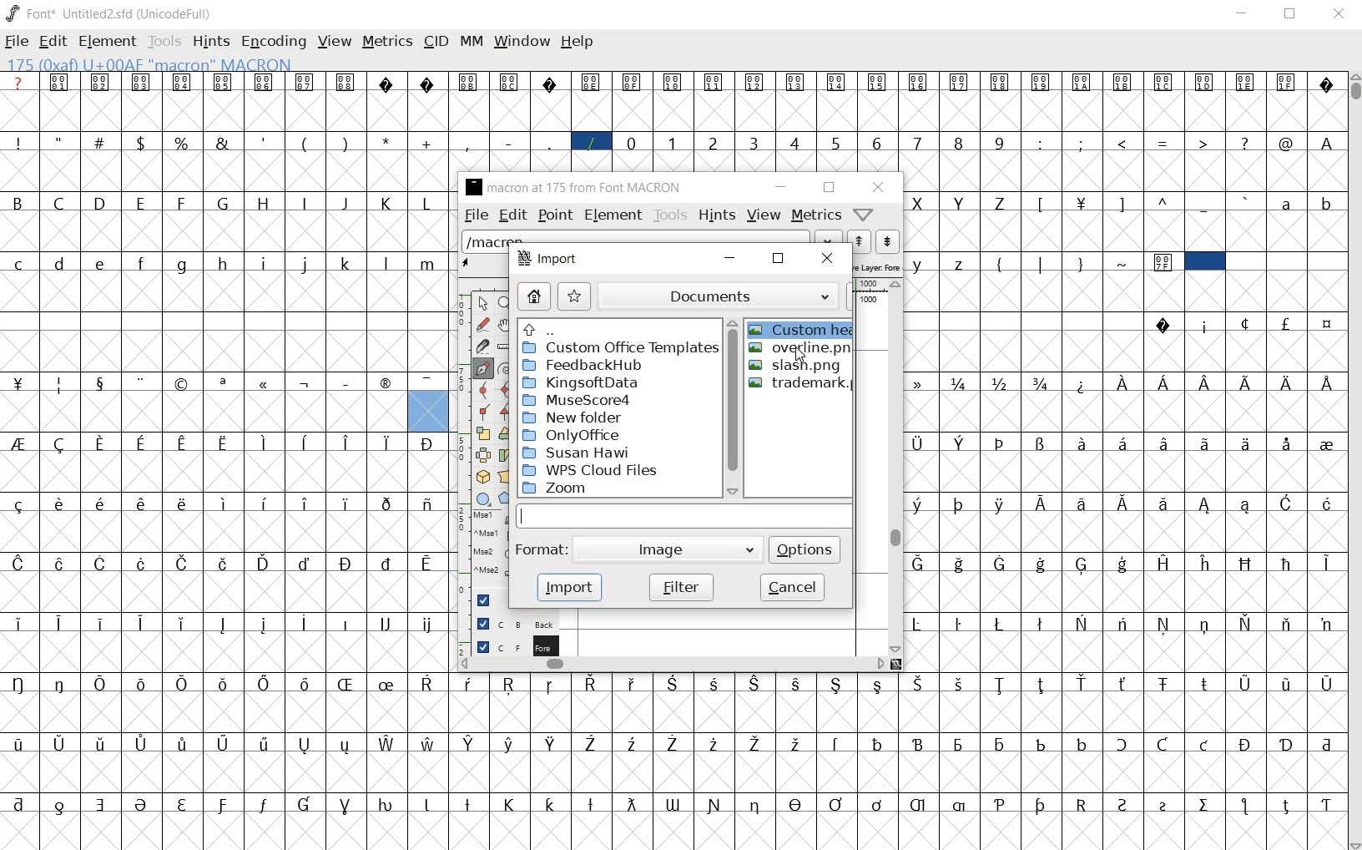  I want to click on Symbol, so click(917, 802).